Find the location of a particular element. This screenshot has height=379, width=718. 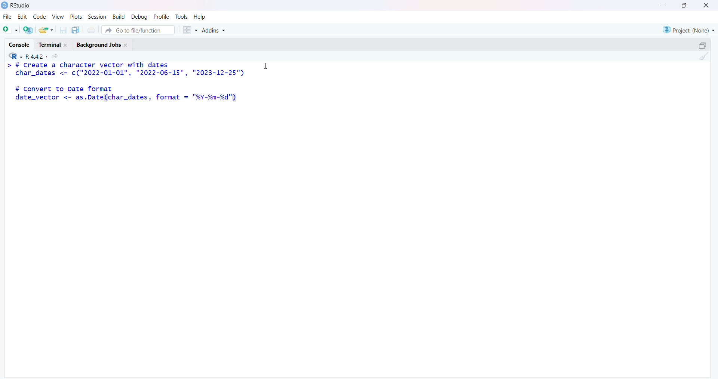

Background Jobs is located at coordinates (104, 44).